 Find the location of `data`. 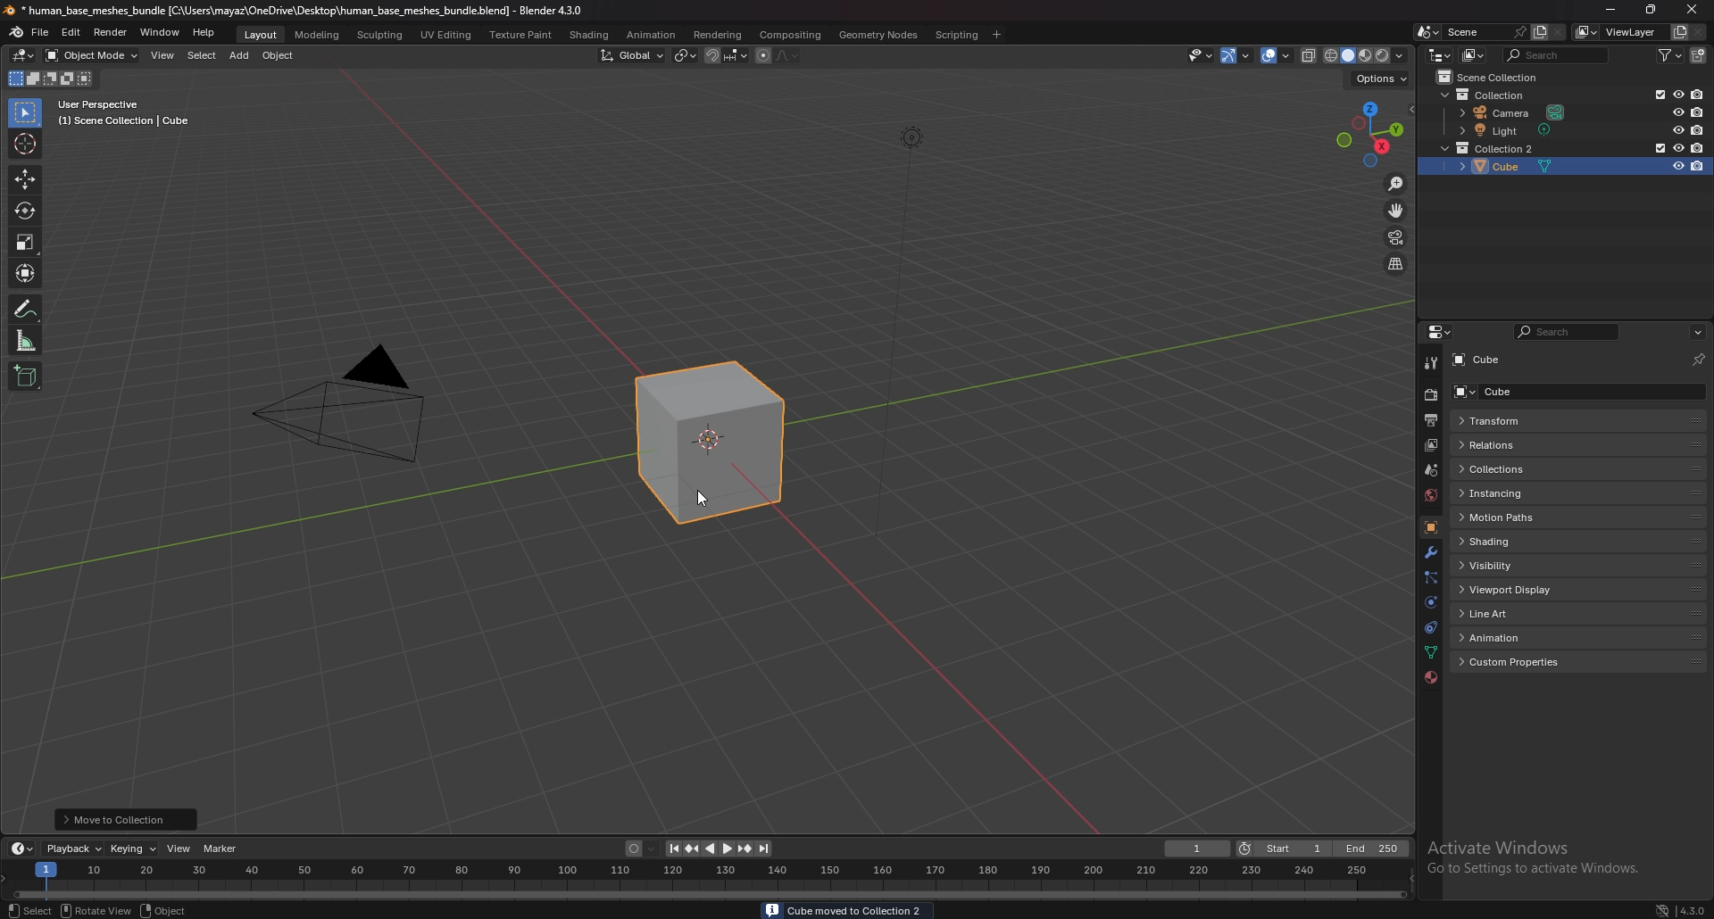

data is located at coordinates (1430, 652).